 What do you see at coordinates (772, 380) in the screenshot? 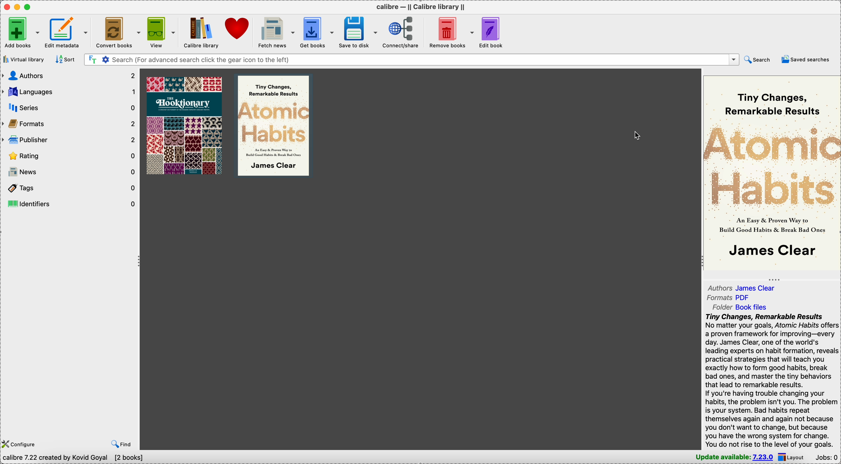
I see `Tiny Changes, Remarkable Results

No matter your goals, Atomic Habits offers
a proven framework for improving—every
day. James Clear, one of the world's
leading experts on habit formation, reveals
practical strategies that will teach you
exactly how to form good habits, break
bad ones, and master the tiny behaviors
that lead to remarkable results.

If you're having trouble changing your
habits, the problem isn't you. The problem
is your system. Bad habits repeat
themselves again and again not because
you don't want to change, but because
you have the wrong system for change.
You do not rise to the level of your goals.` at bounding box center [772, 380].